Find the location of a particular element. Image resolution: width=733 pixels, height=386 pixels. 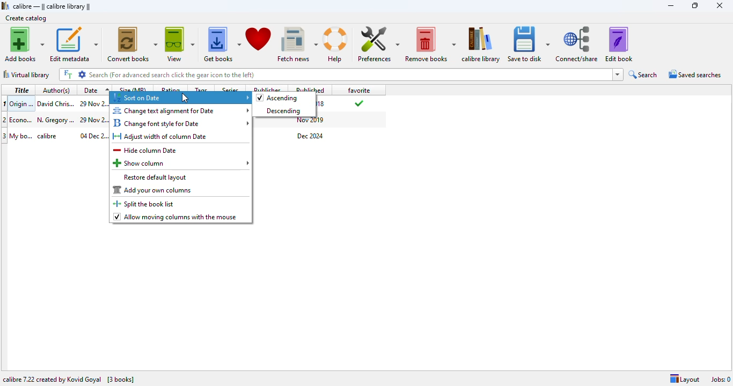

connect/share is located at coordinates (576, 44).